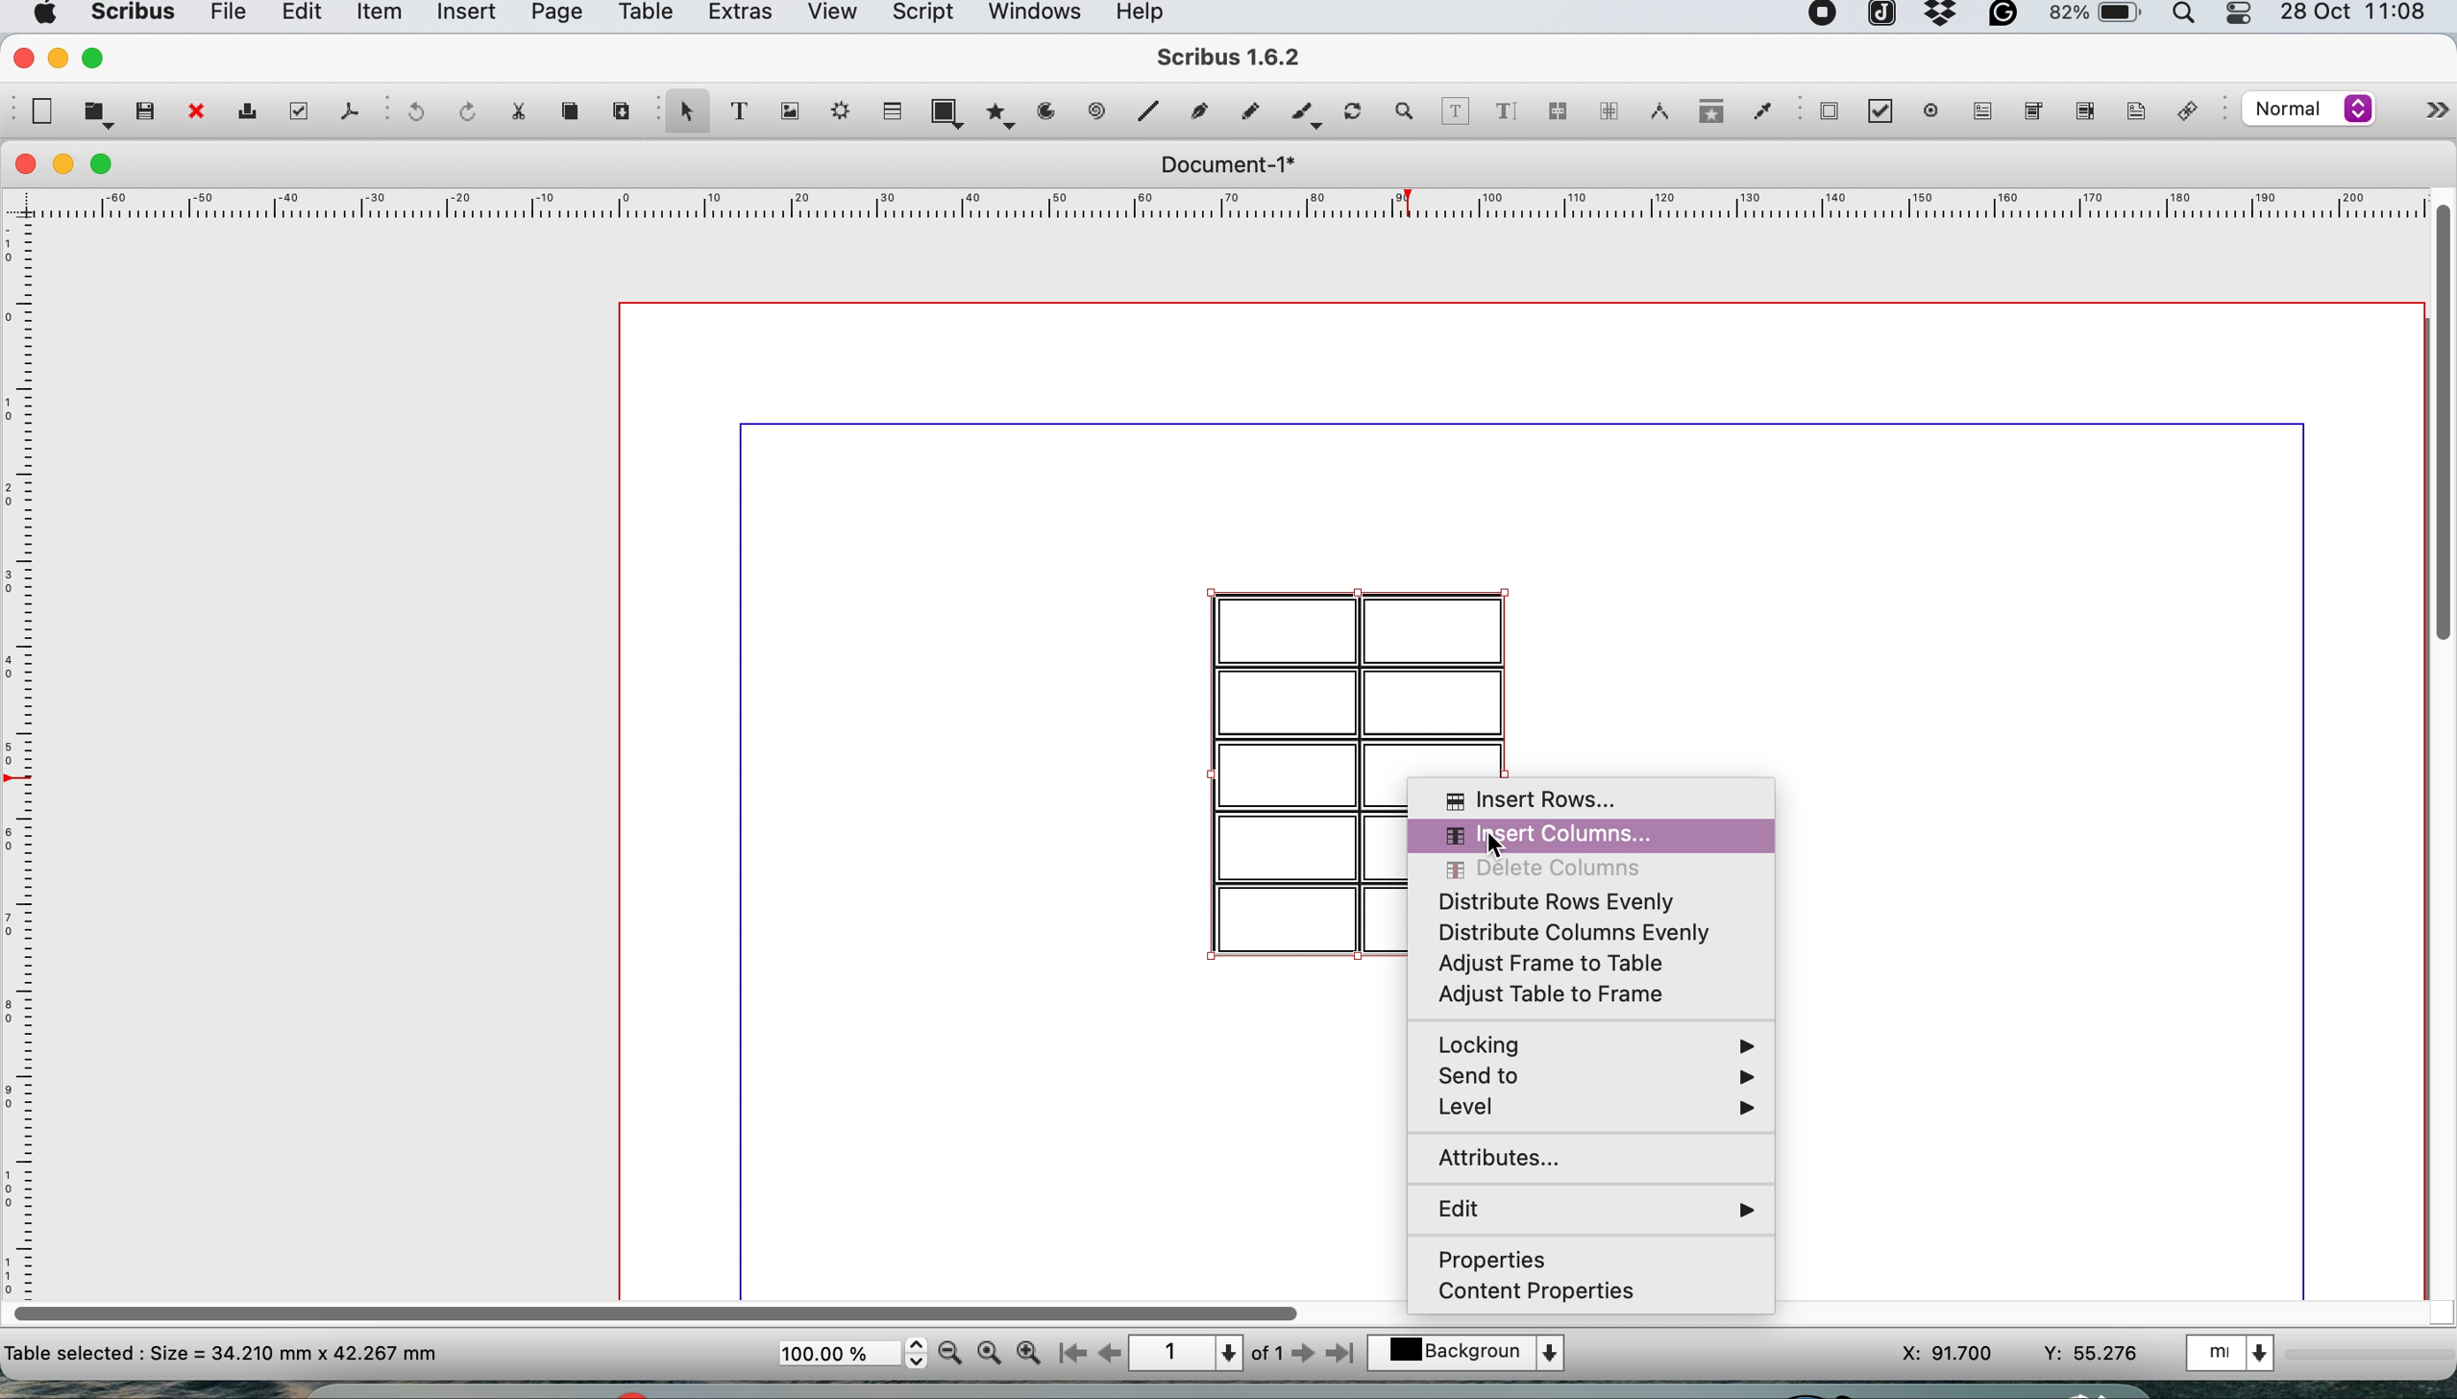  Describe the element at coordinates (1593, 1043) in the screenshot. I see `locking ` at that location.